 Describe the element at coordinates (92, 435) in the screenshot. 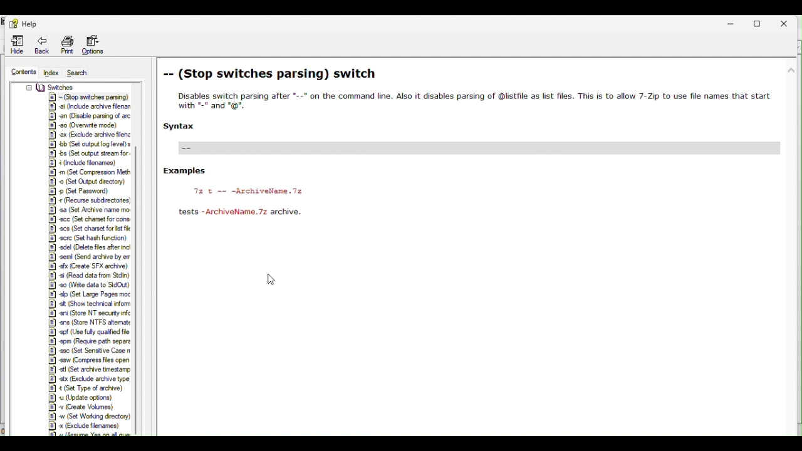

I see `` at that location.